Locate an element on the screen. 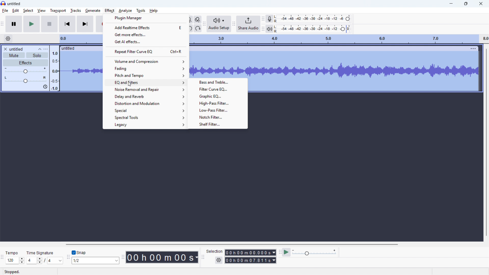  Selection settings  is located at coordinates (219, 260).